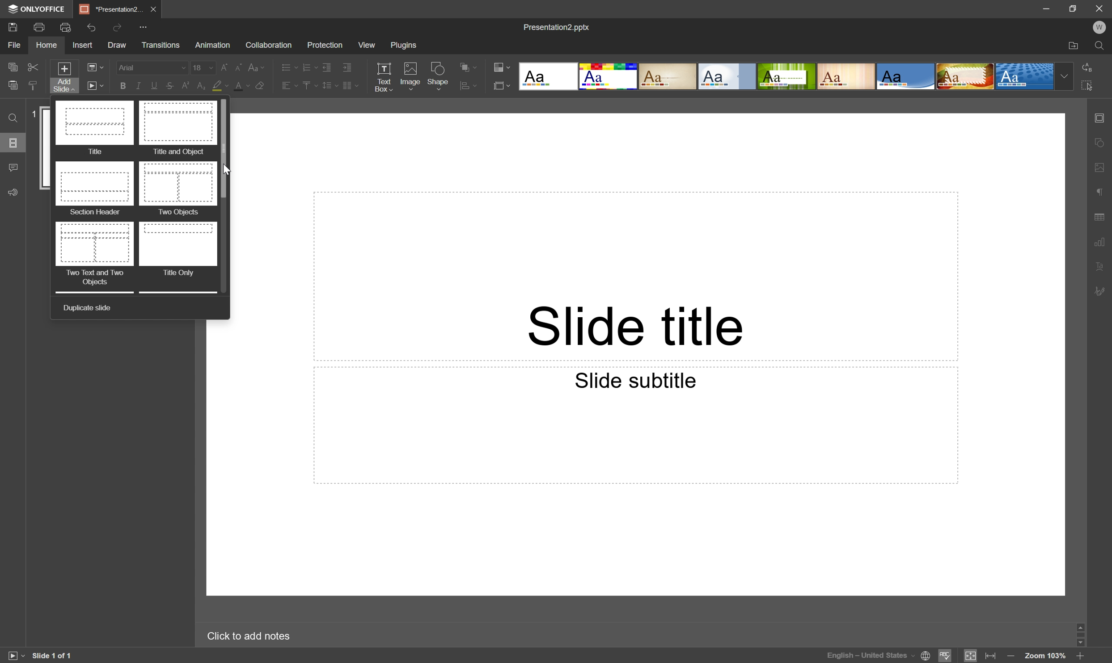 Image resolution: width=1112 pixels, height=663 pixels. Describe the element at coordinates (34, 113) in the screenshot. I see `1` at that location.